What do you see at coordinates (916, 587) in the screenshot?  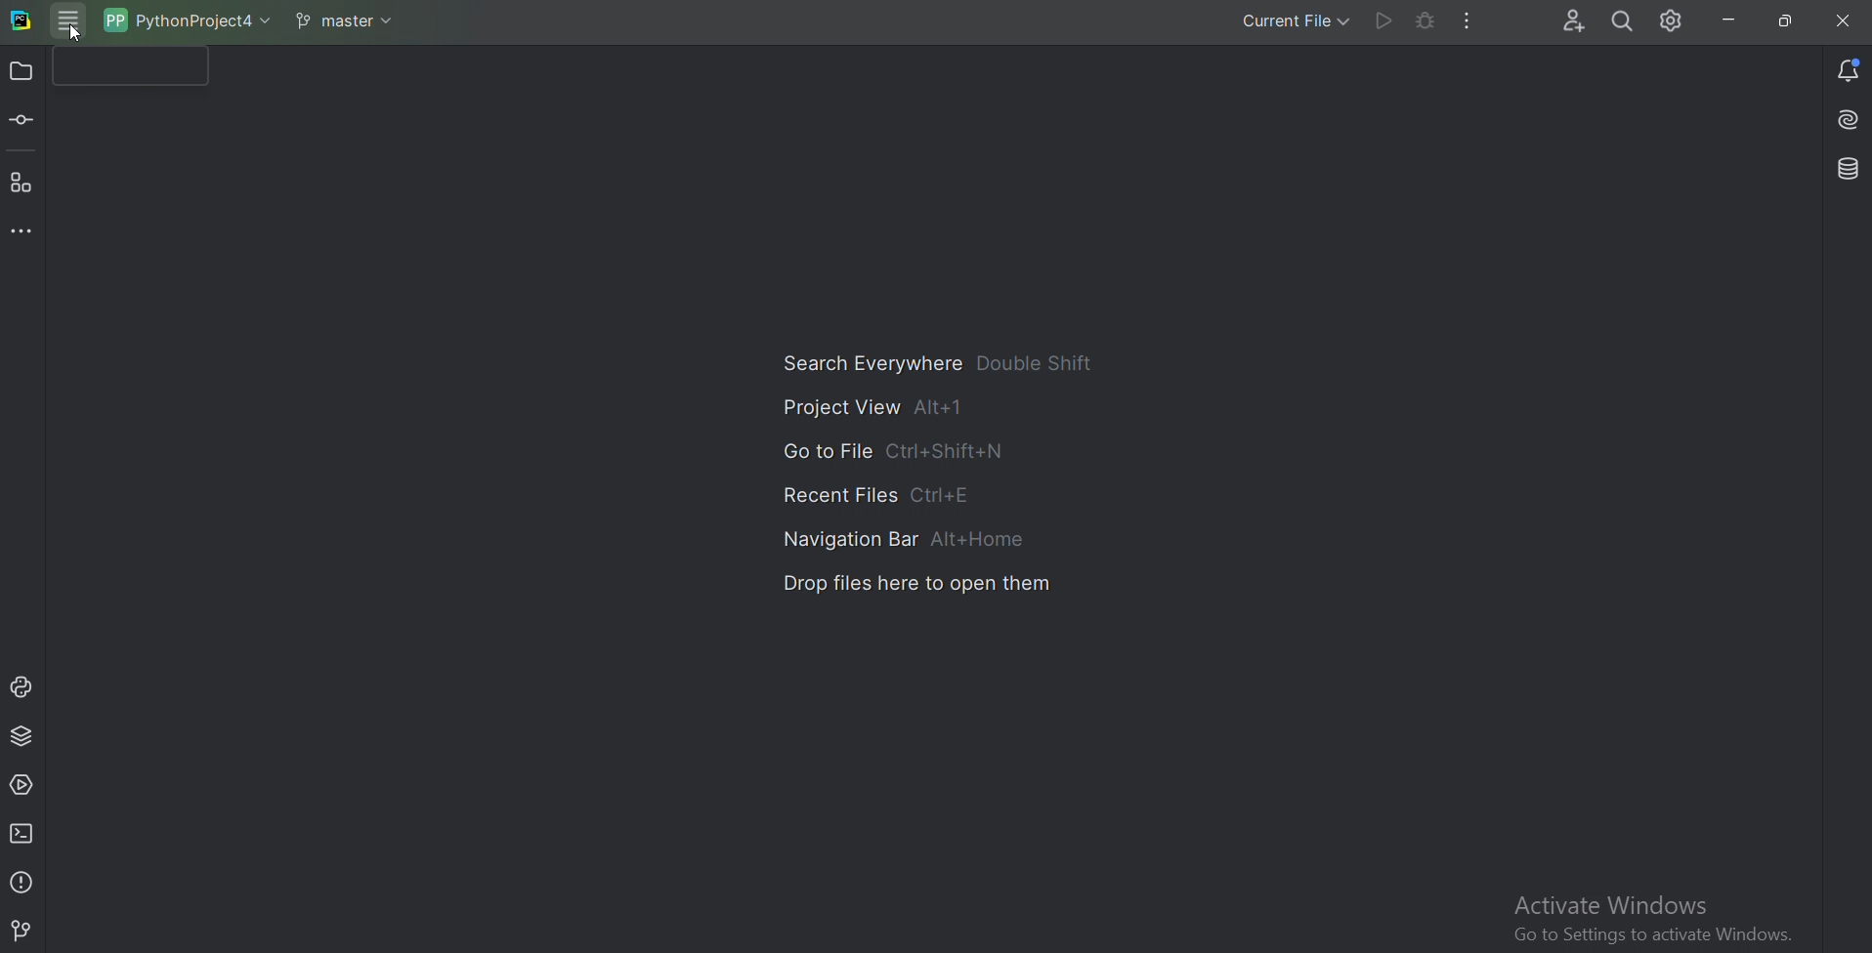 I see `Drop files here to open them` at bounding box center [916, 587].